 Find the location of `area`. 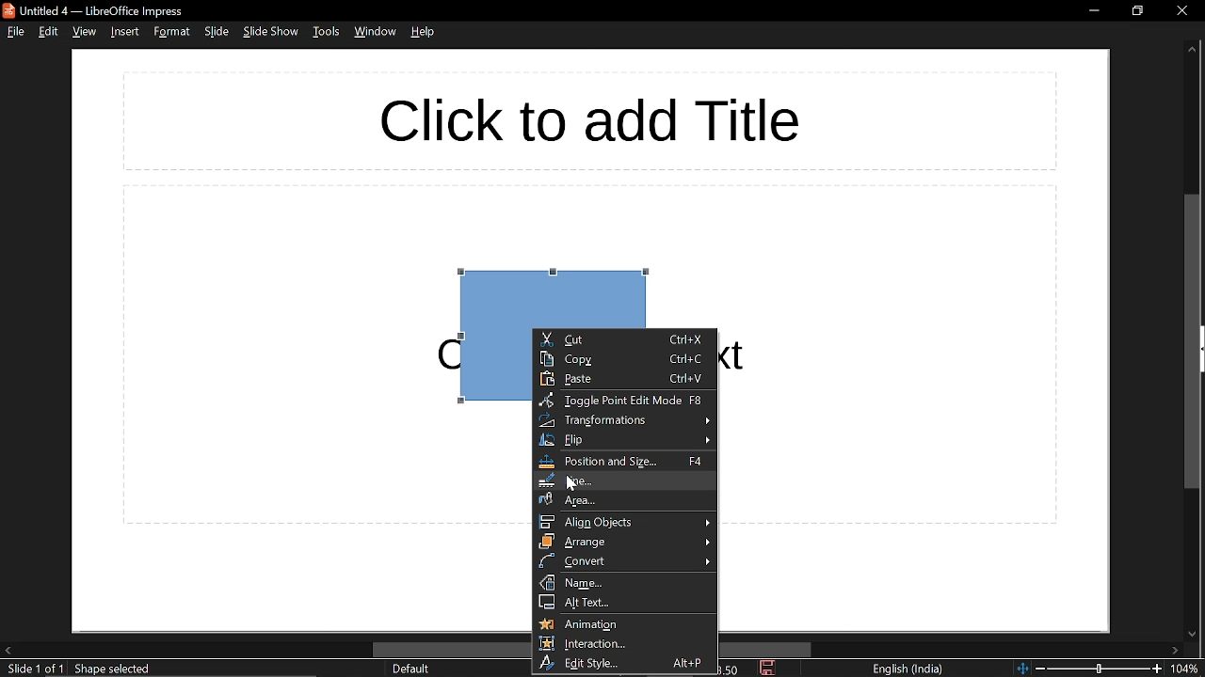

area is located at coordinates (625, 500).